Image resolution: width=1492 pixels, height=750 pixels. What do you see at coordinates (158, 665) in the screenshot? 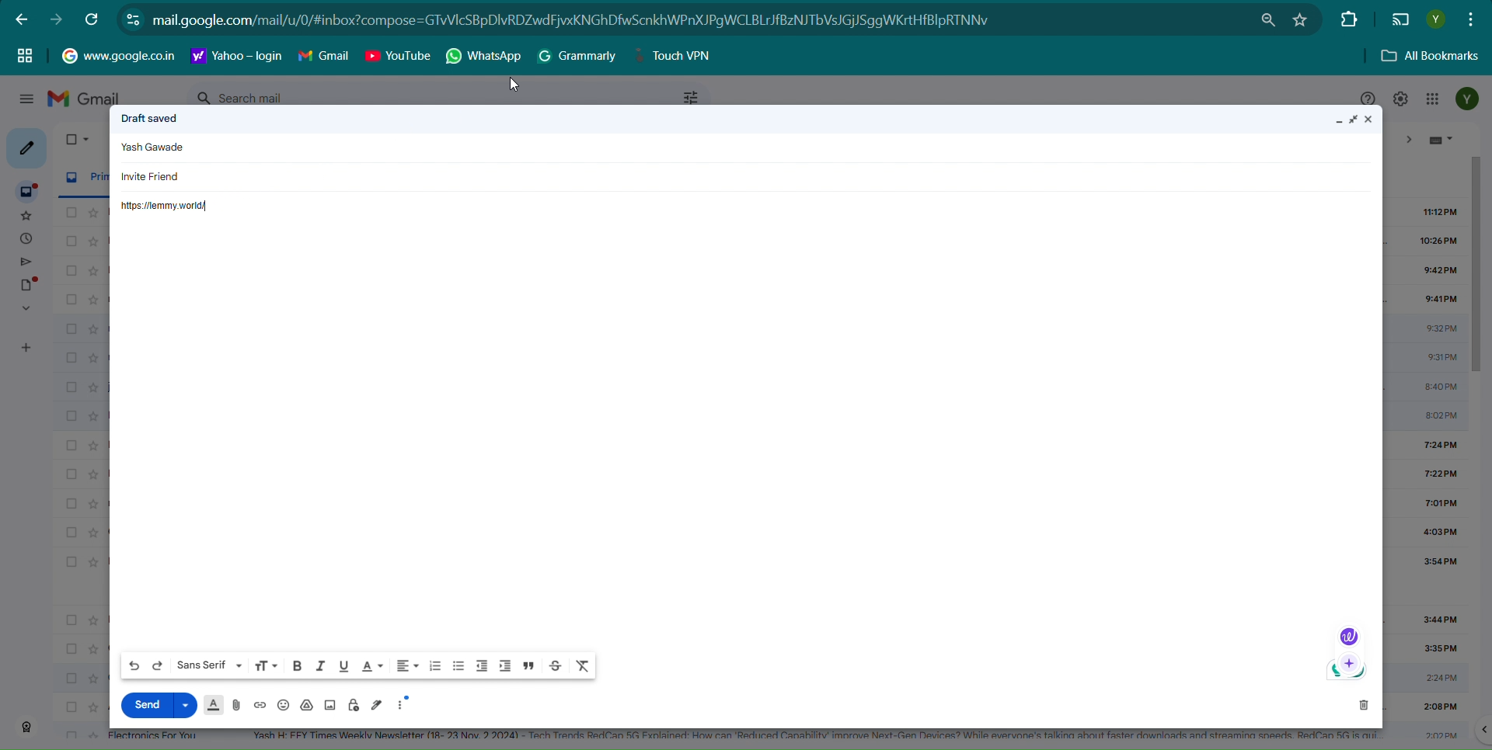
I see `Redo` at bounding box center [158, 665].